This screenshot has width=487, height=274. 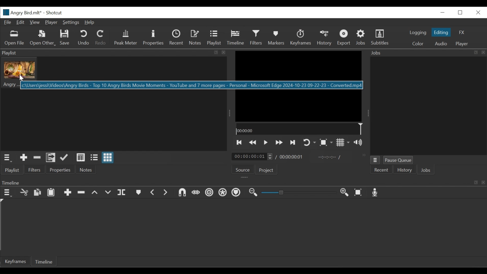 I want to click on Jobs, so click(x=427, y=170).